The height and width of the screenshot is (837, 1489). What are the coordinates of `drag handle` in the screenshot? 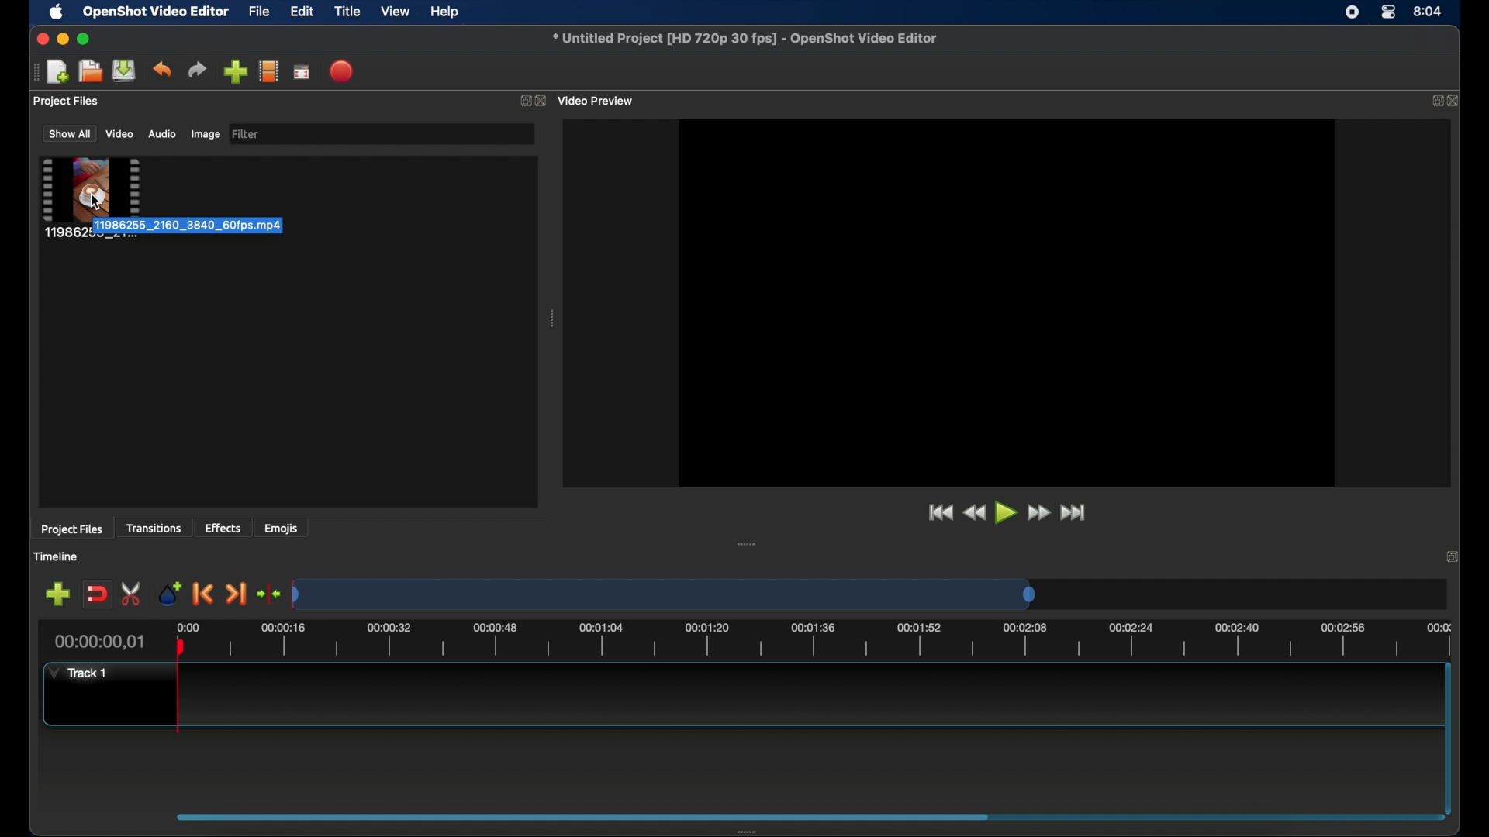 It's located at (755, 828).